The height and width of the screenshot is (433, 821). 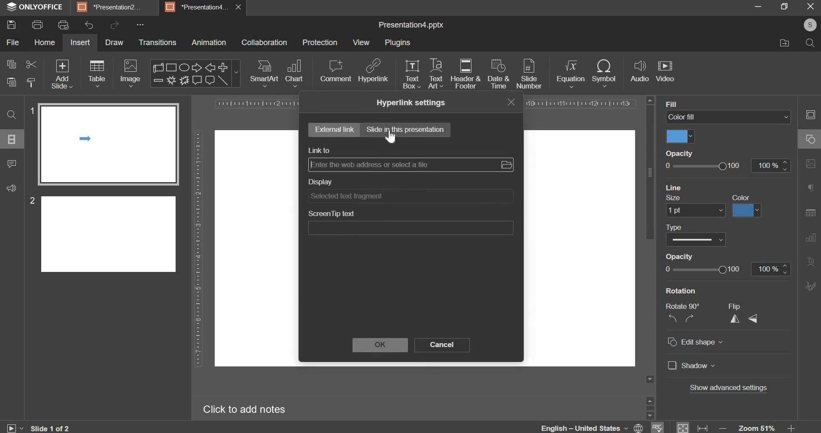 What do you see at coordinates (605, 72) in the screenshot?
I see `symbol` at bounding box center [605, 72].